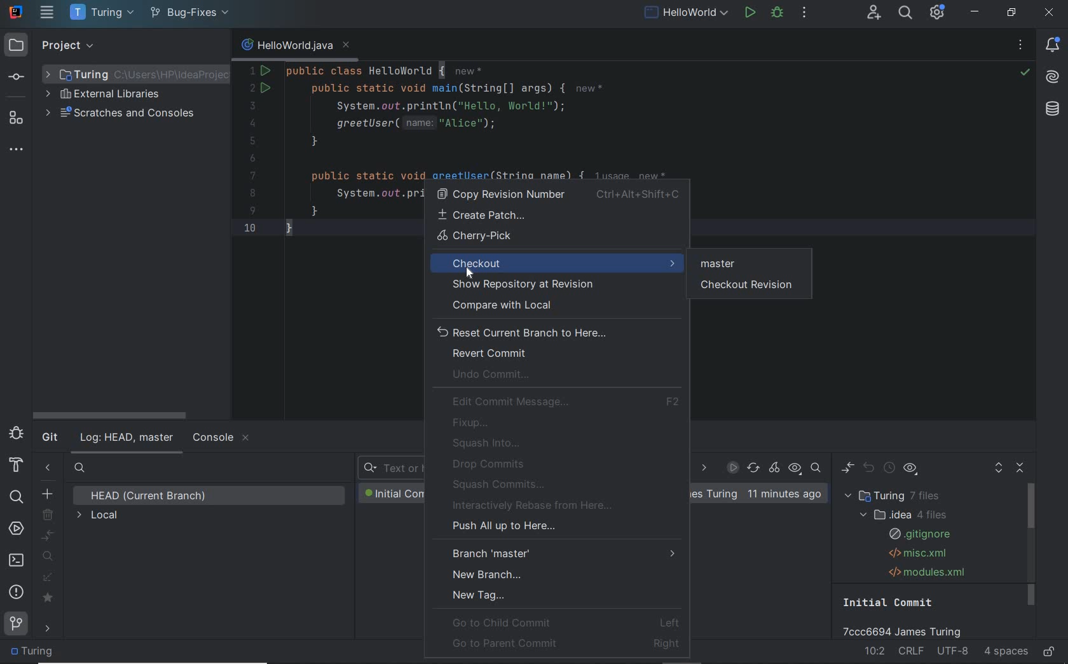 This screenshot has height=664, width=1068. I want to click on run, so click(751, 11).